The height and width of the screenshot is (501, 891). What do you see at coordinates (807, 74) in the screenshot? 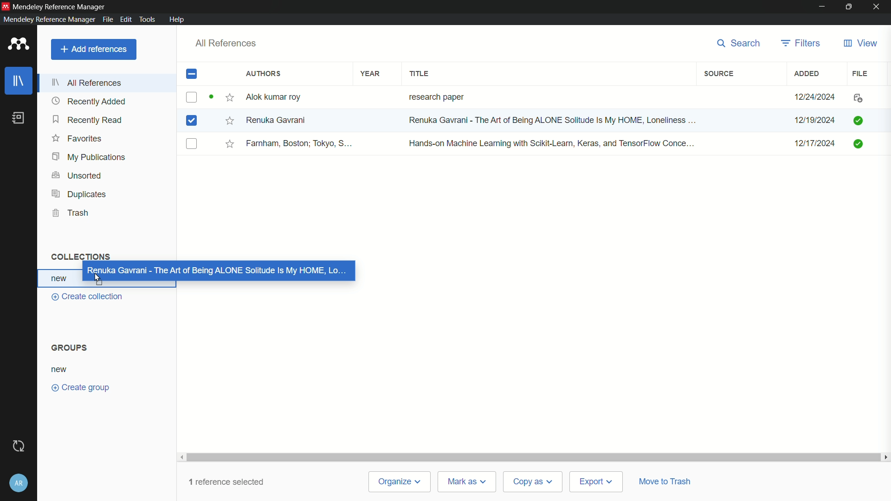
I see `added` at bounding box center [807, 74].